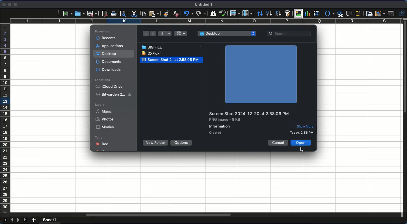  Describe the element at coordinates (188, 14) in the screenshot. I see `undo` at that location.